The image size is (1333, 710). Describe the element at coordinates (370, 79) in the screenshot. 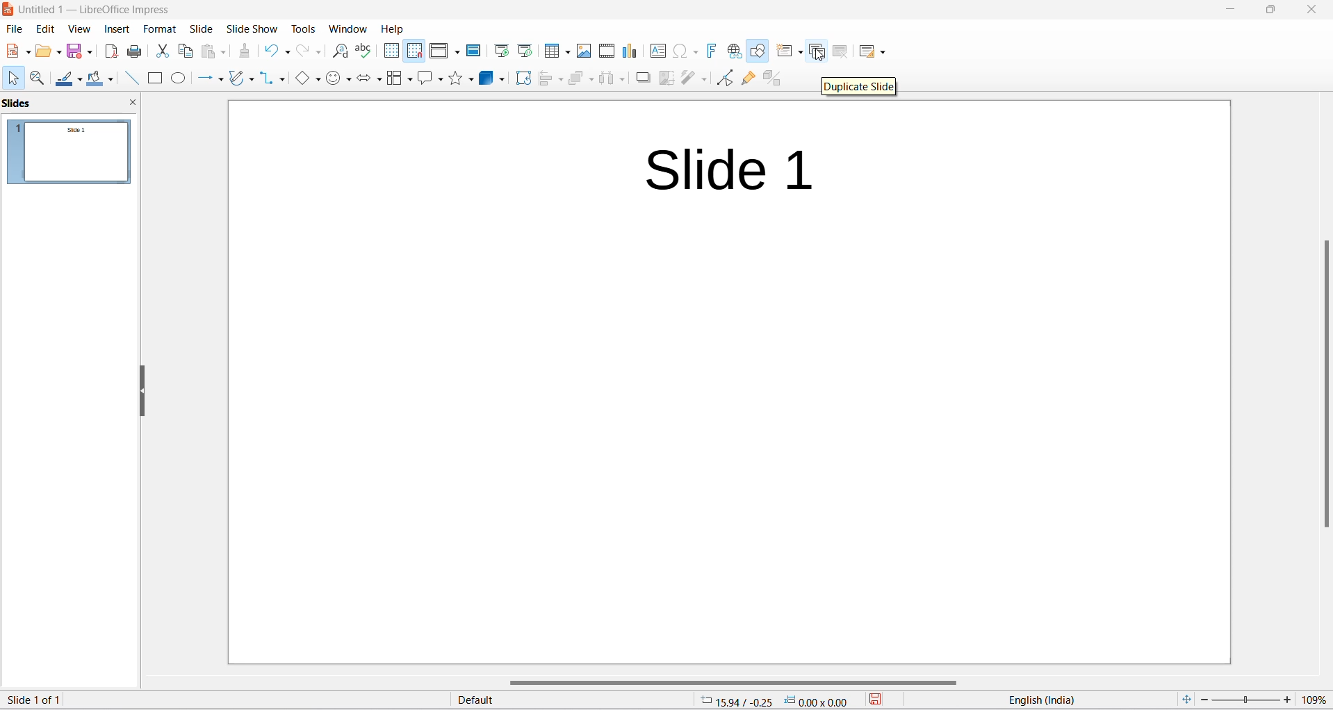

I see `block arrows` at that location.